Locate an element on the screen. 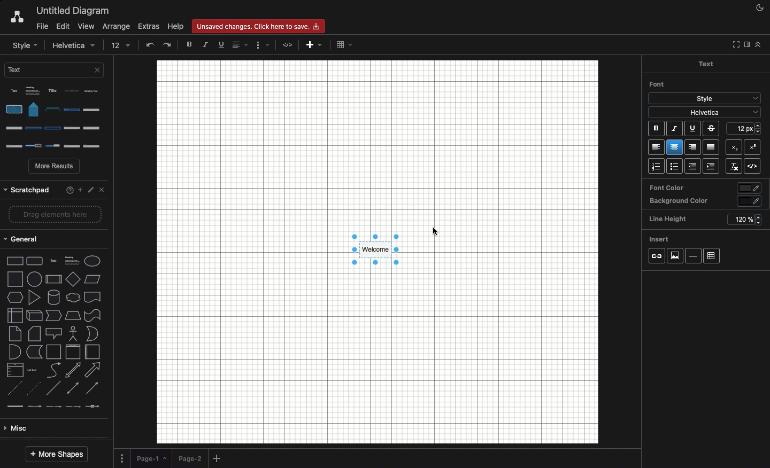  Night  is located at coordinates (760, 7).